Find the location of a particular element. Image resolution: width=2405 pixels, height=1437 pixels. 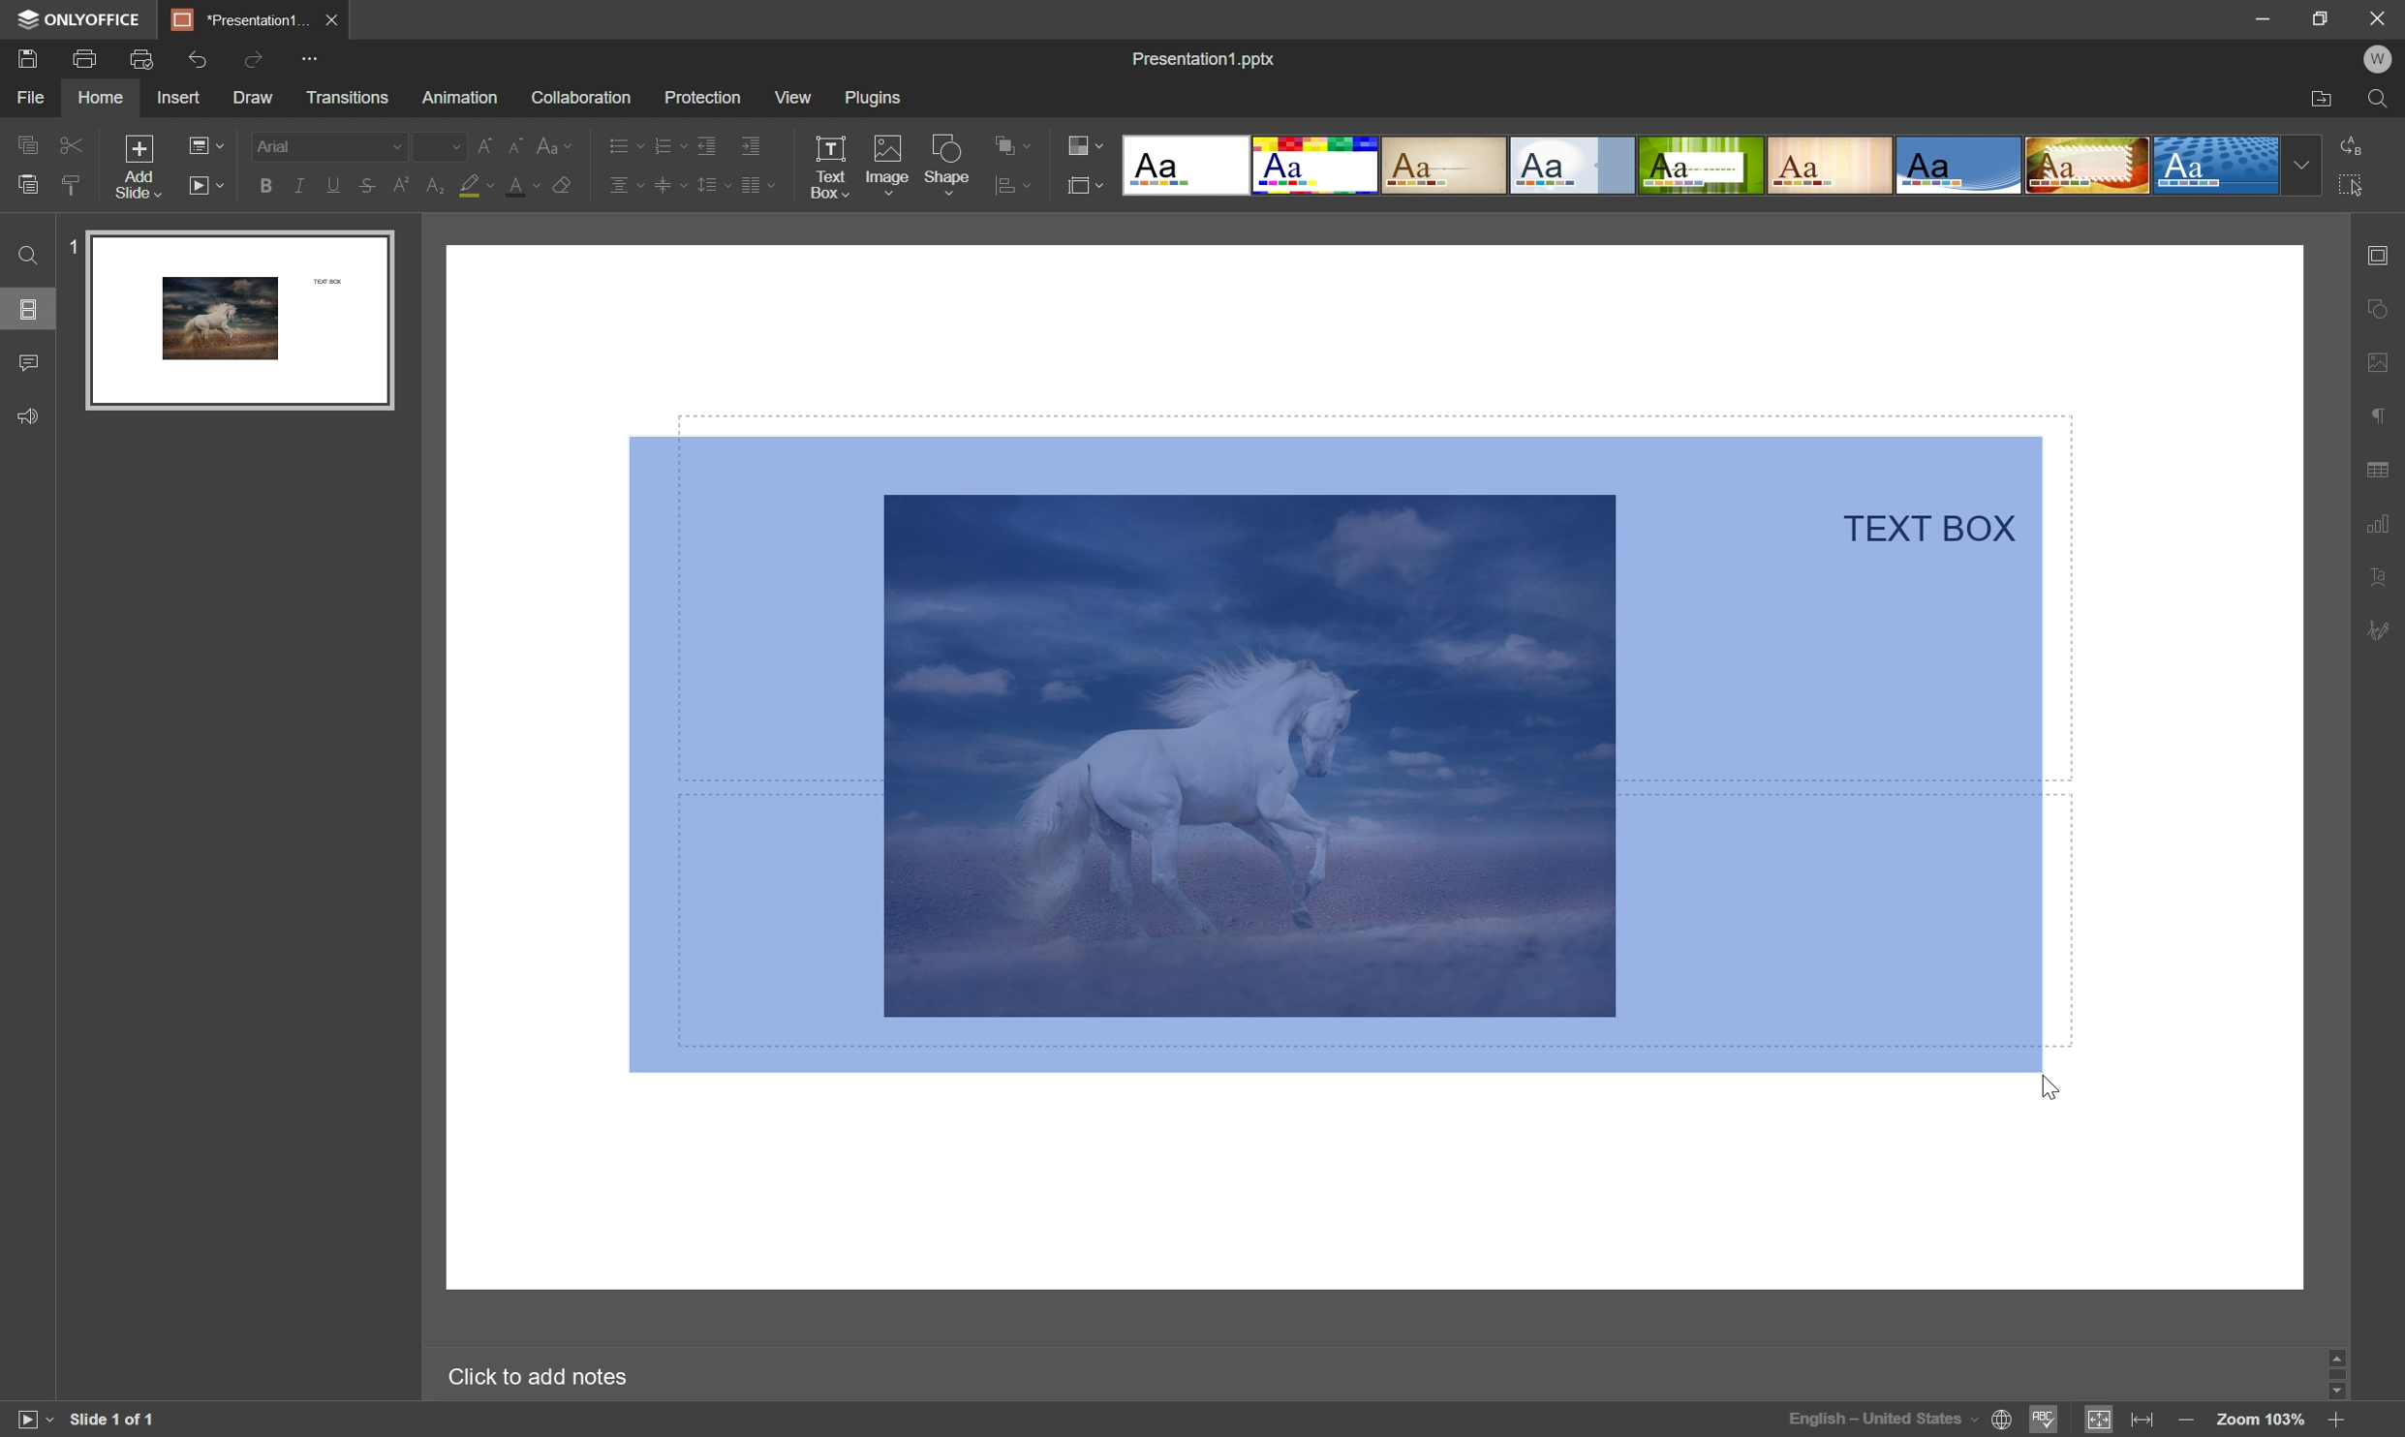

font color is located at coordinates (526, 187).